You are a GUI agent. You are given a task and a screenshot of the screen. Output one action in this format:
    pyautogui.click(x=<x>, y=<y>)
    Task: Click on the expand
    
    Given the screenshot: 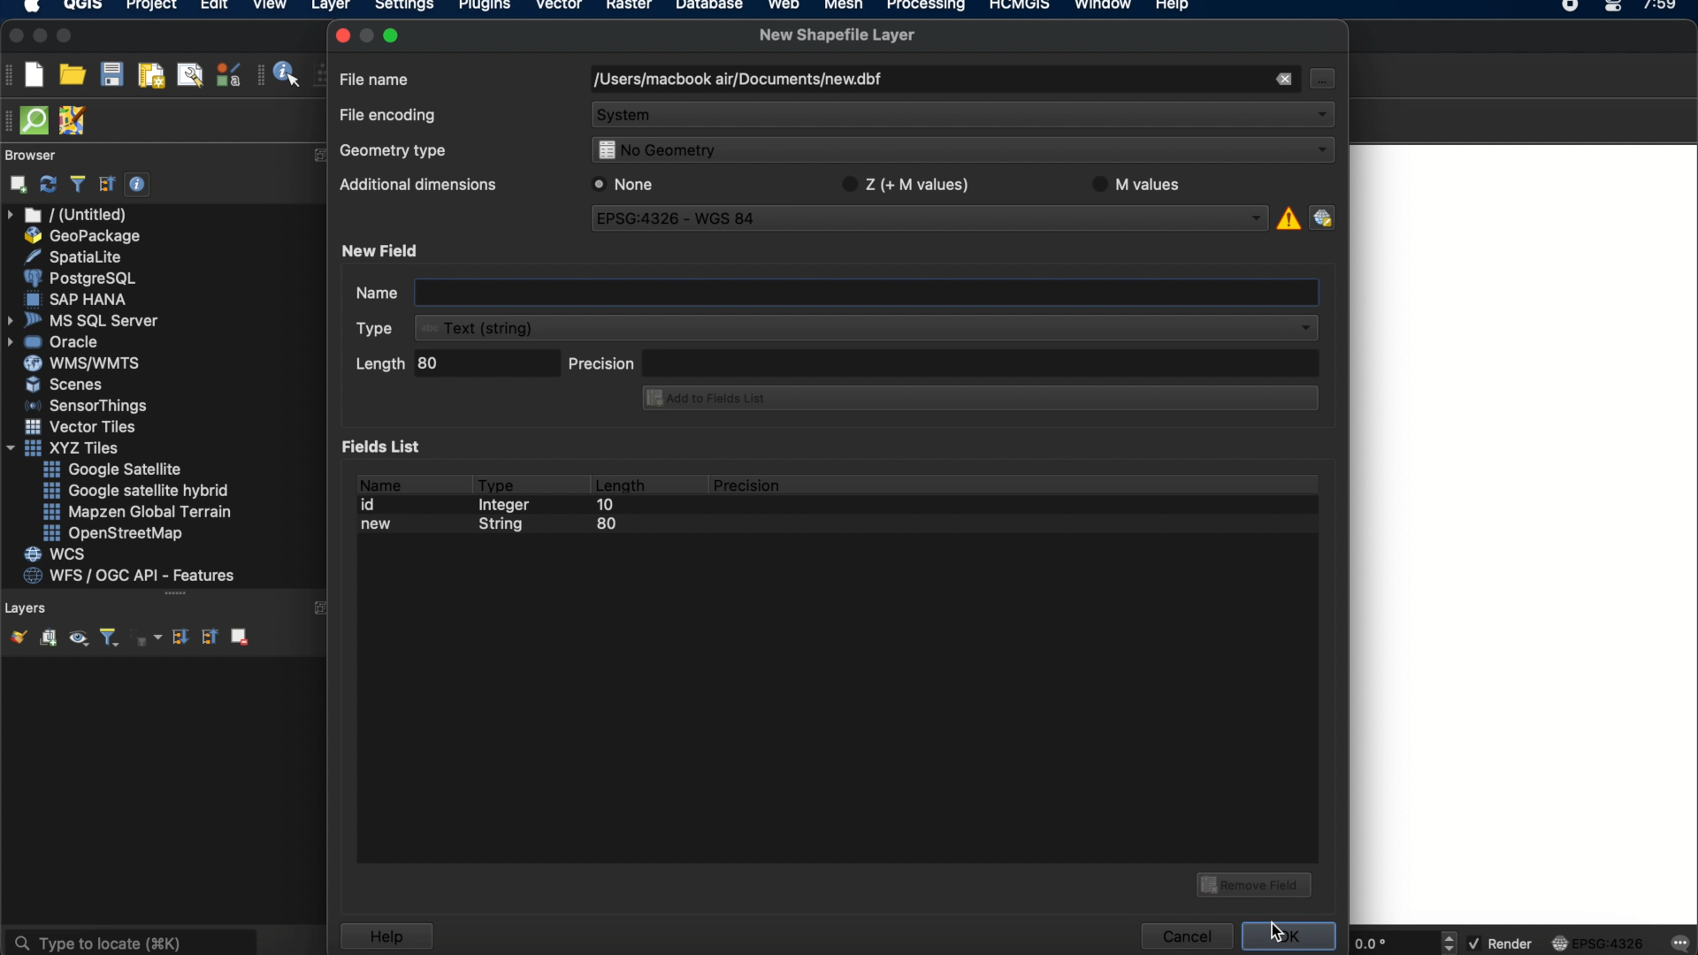 What is the action you would take?
    pyautogui.click(x=318, y=155)
    